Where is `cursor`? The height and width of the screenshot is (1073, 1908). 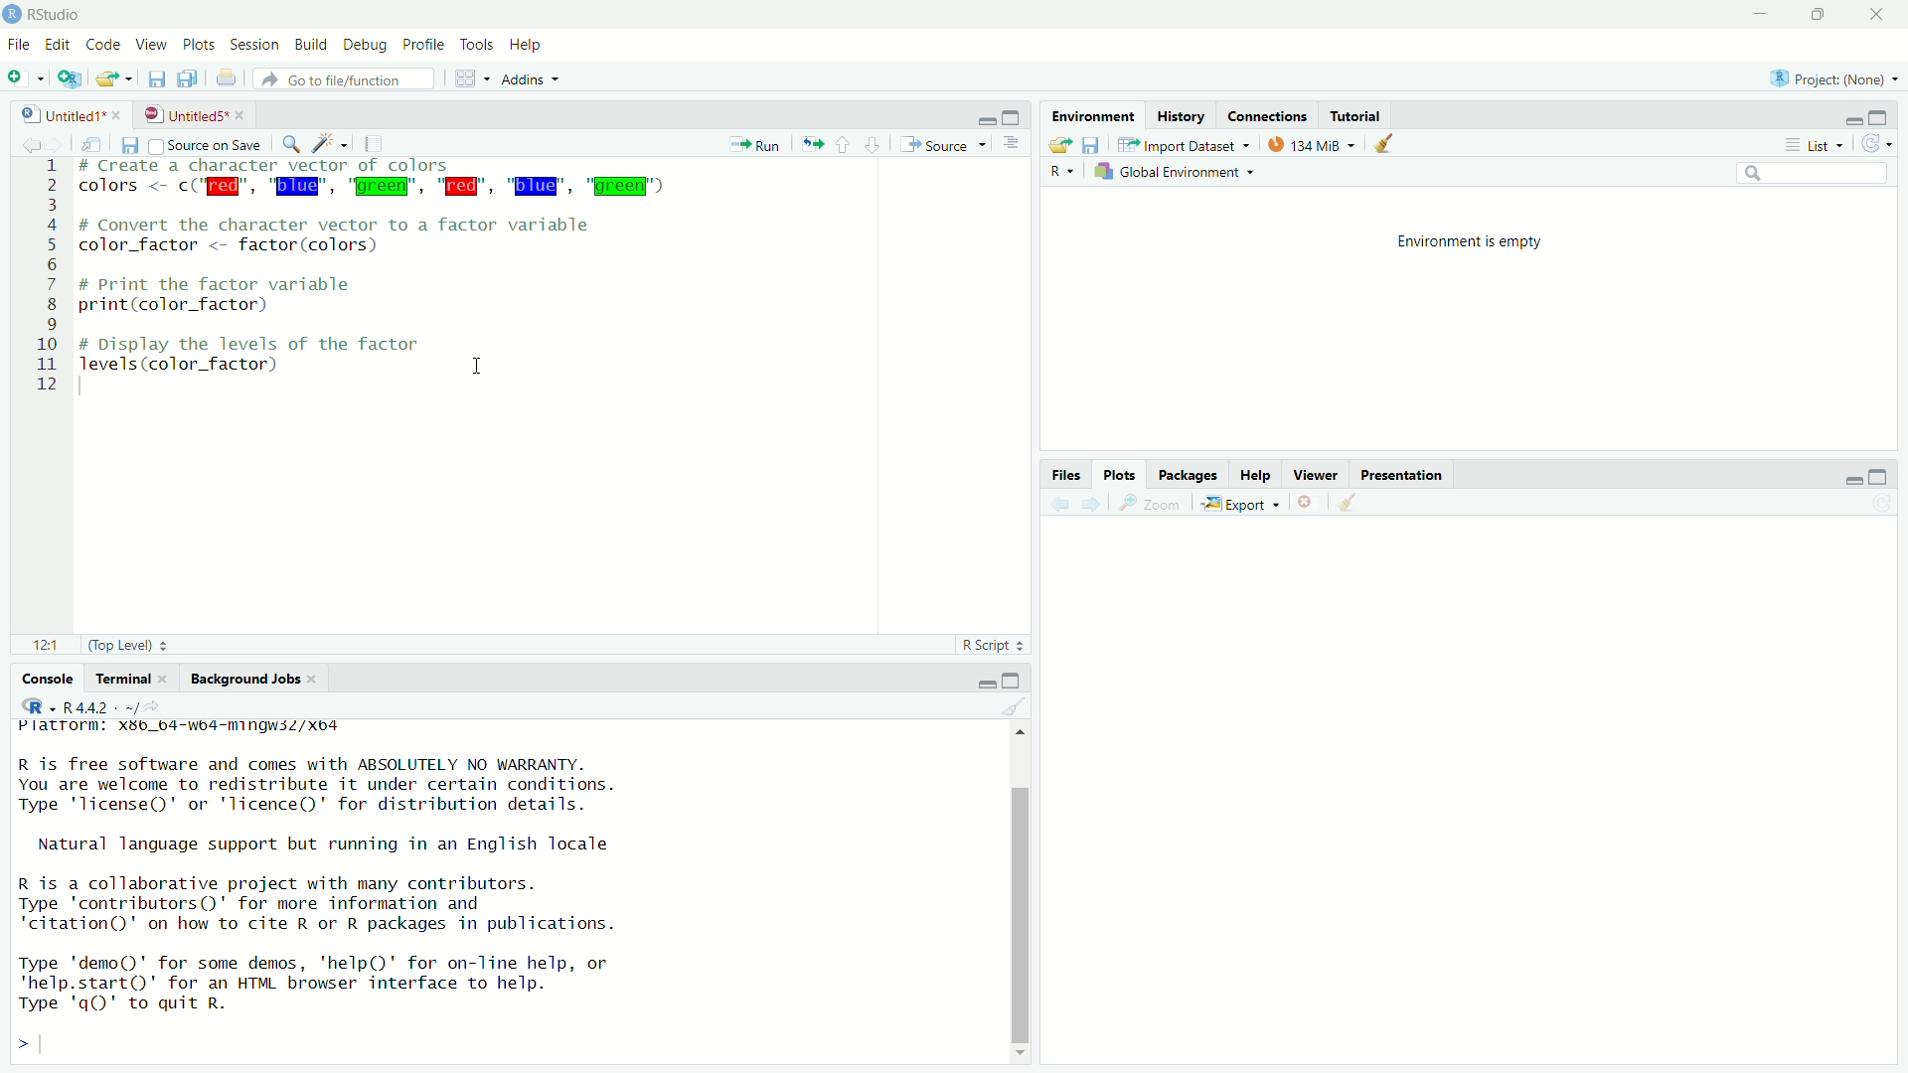
cursor is located at coordinates (481, 366).